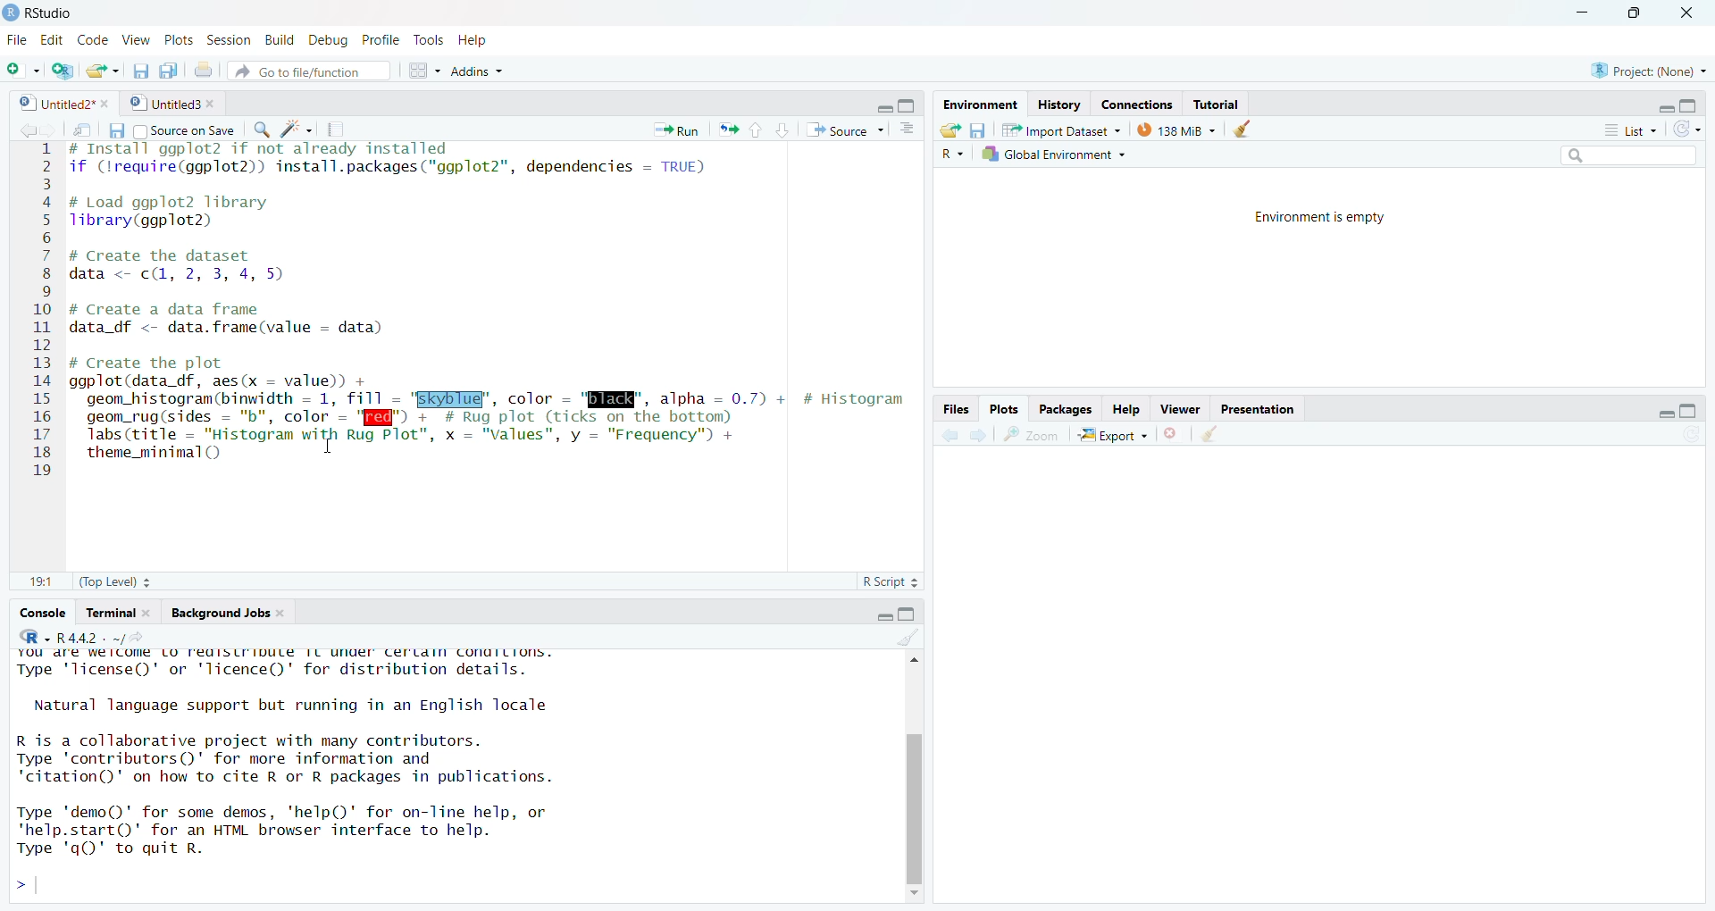 This screenshot has height=911, width=1715. What do you see at coordinates (421, 70) in the screenshot?
I see `workspace` at bounding box center [421, 70].